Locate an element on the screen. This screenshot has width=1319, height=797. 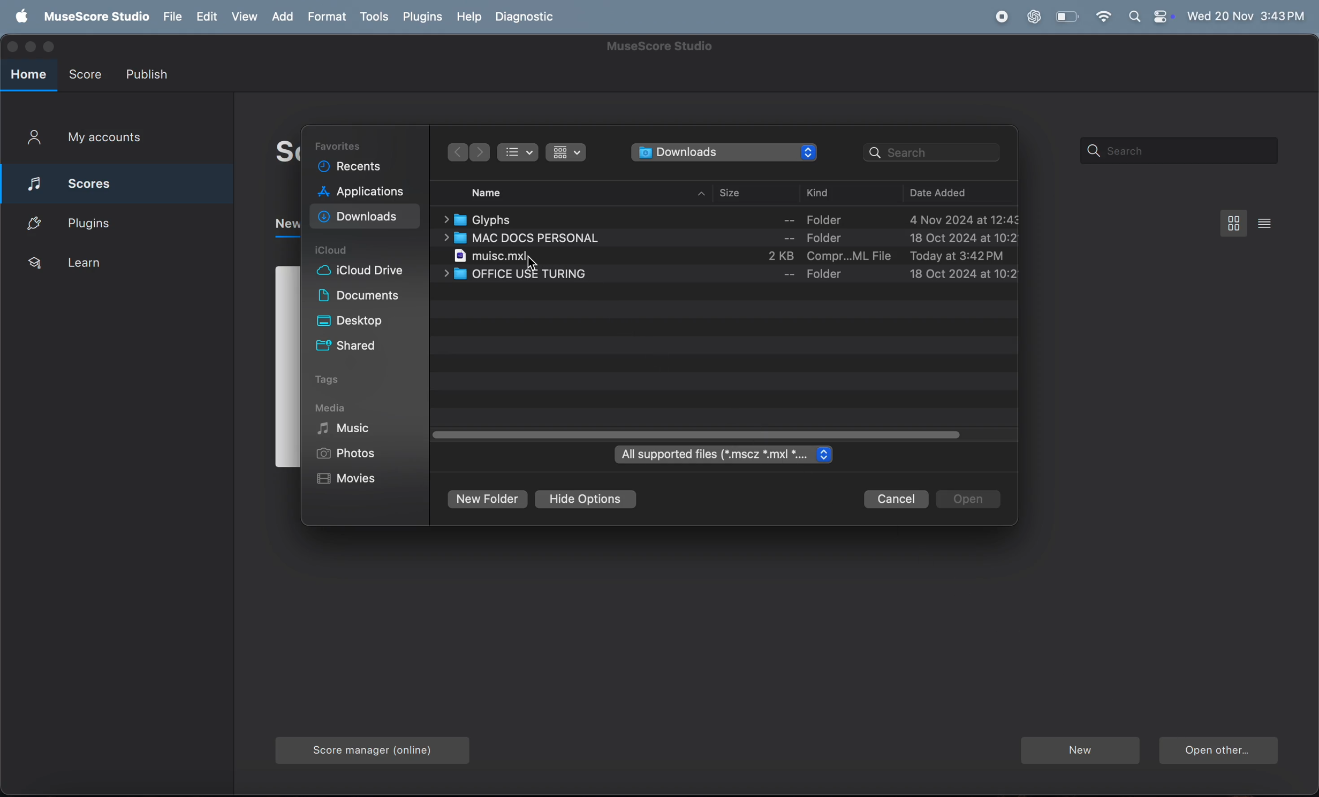
edit is located at coordinates (206, 16).